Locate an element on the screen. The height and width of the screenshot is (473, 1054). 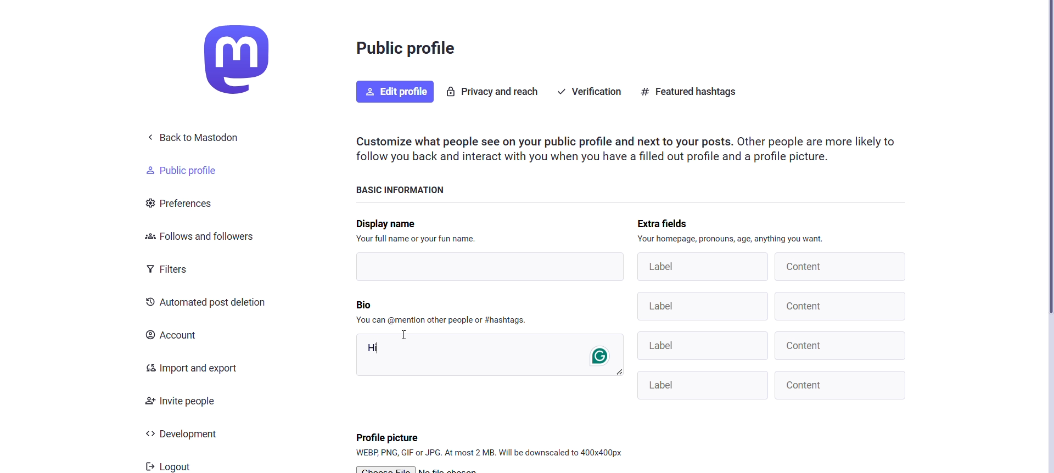
Home and Logo is located at coordinates (246, 59).